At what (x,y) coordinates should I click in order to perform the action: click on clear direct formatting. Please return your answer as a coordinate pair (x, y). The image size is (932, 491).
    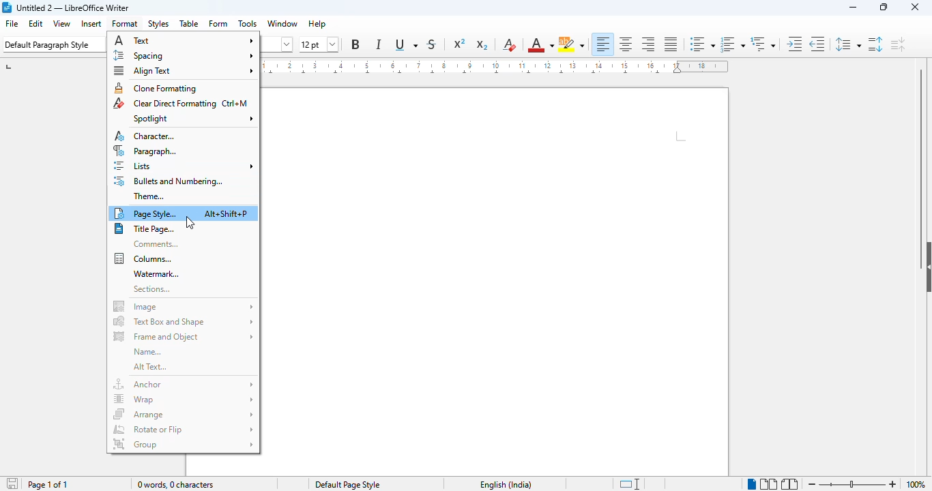
    Looking at the image, I should click on (510, 45).